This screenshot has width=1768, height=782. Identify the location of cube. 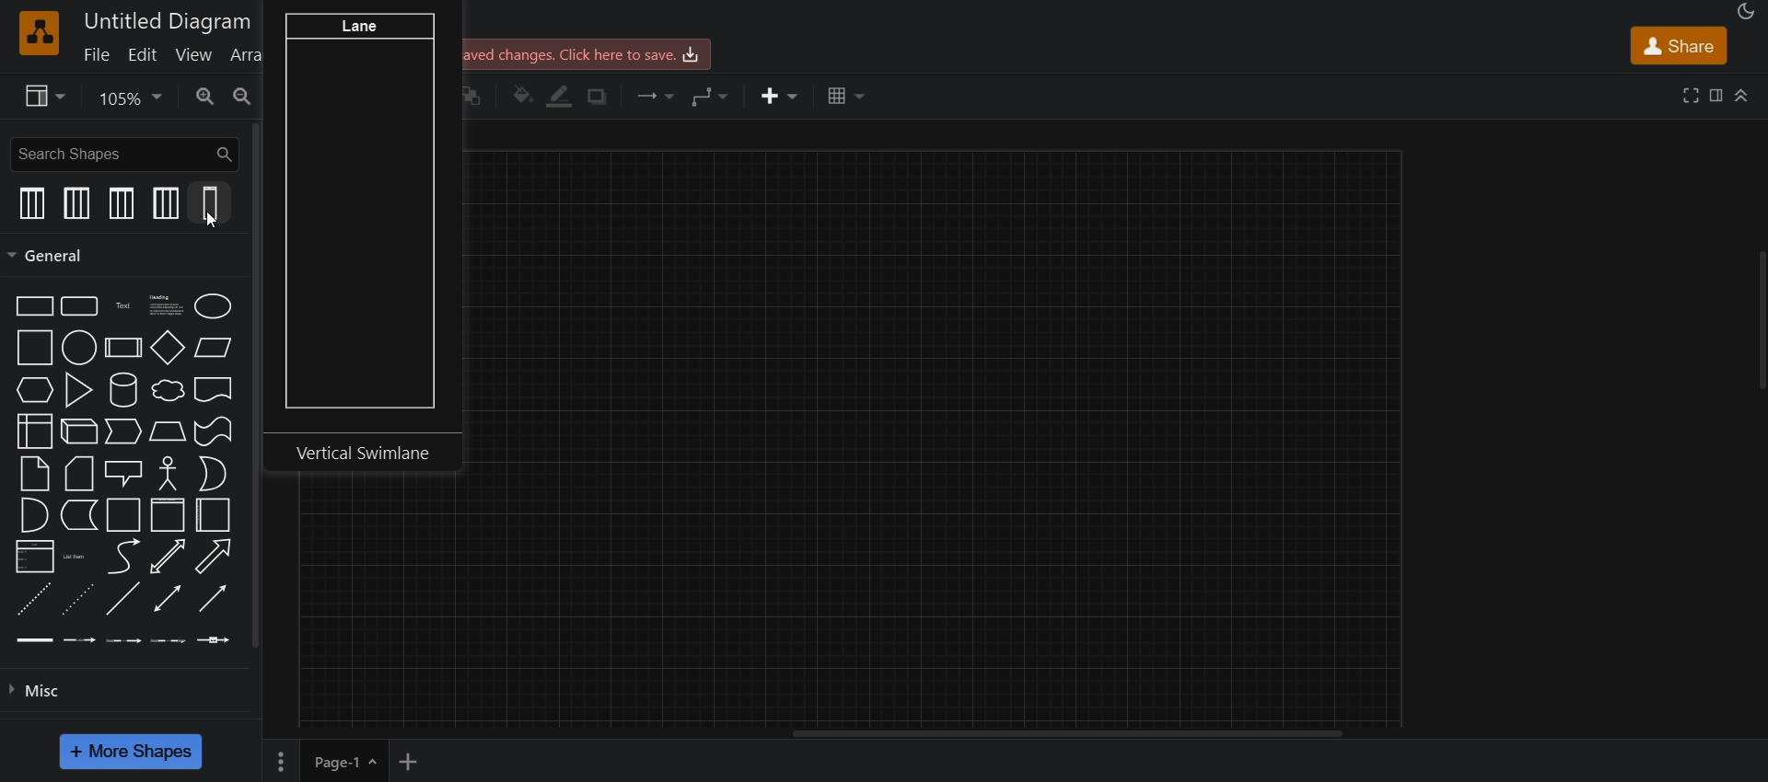
(76, 433).